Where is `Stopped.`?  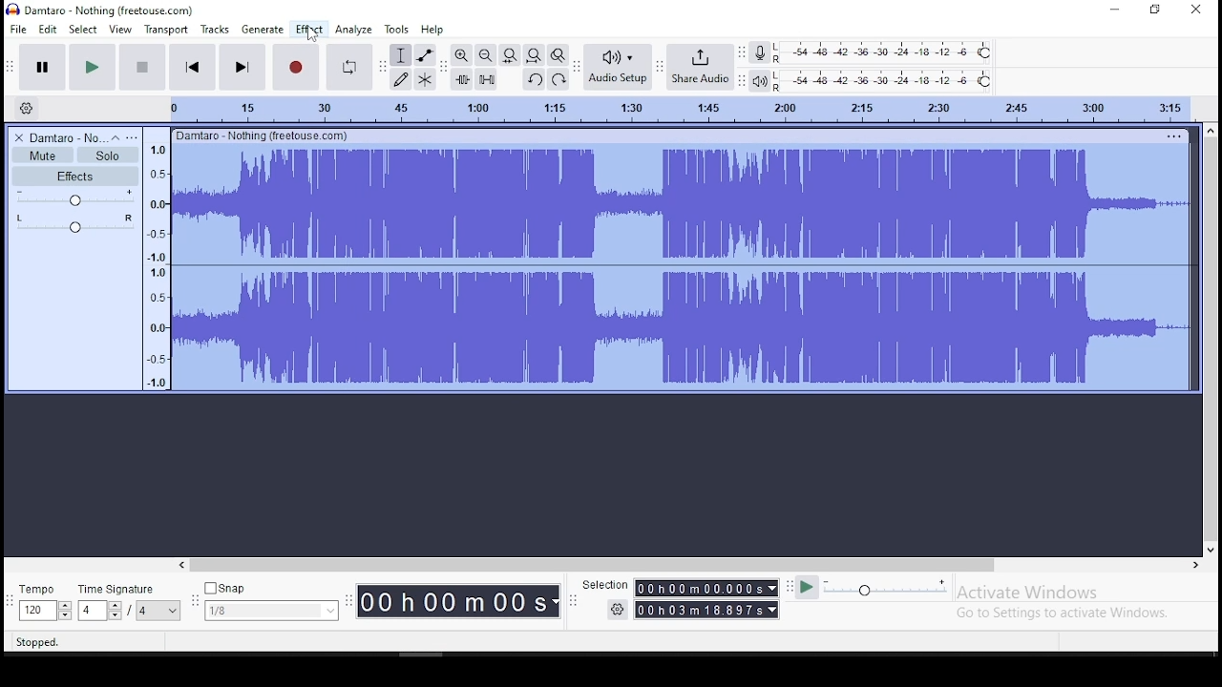
Stopped. is located at coordinates (40, 642).